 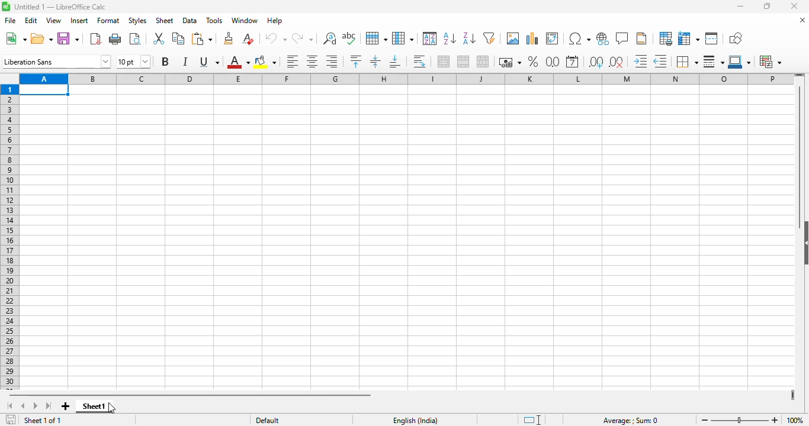 I want to click on columns, so click(x=404, y=79).